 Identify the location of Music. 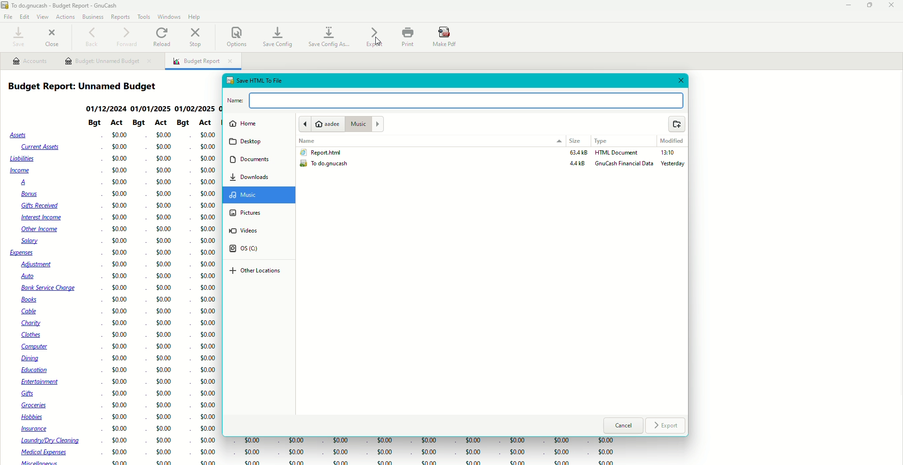
(251, 195).